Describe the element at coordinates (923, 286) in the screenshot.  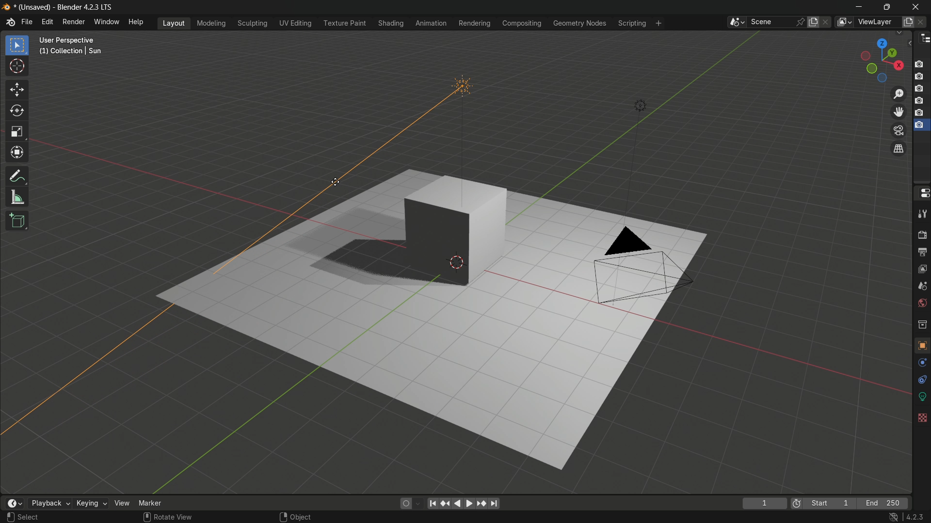
I see `scene` at that location.